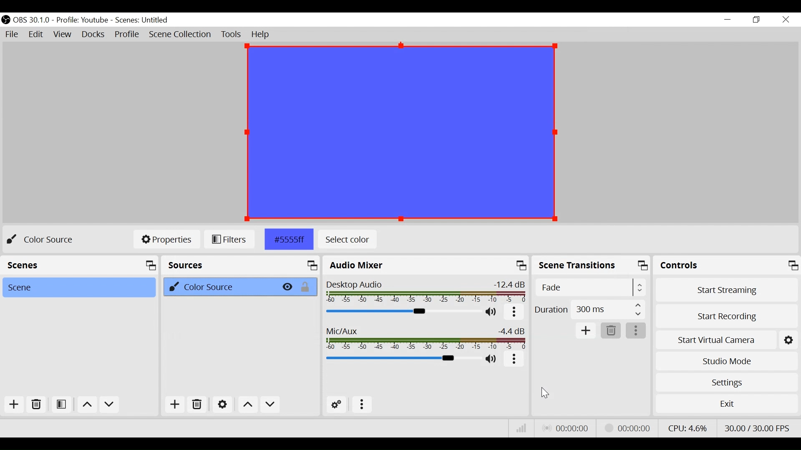  Describe the element at coordinates (592, 266) in the screenshot. I see `Scene Transitions` at that location.